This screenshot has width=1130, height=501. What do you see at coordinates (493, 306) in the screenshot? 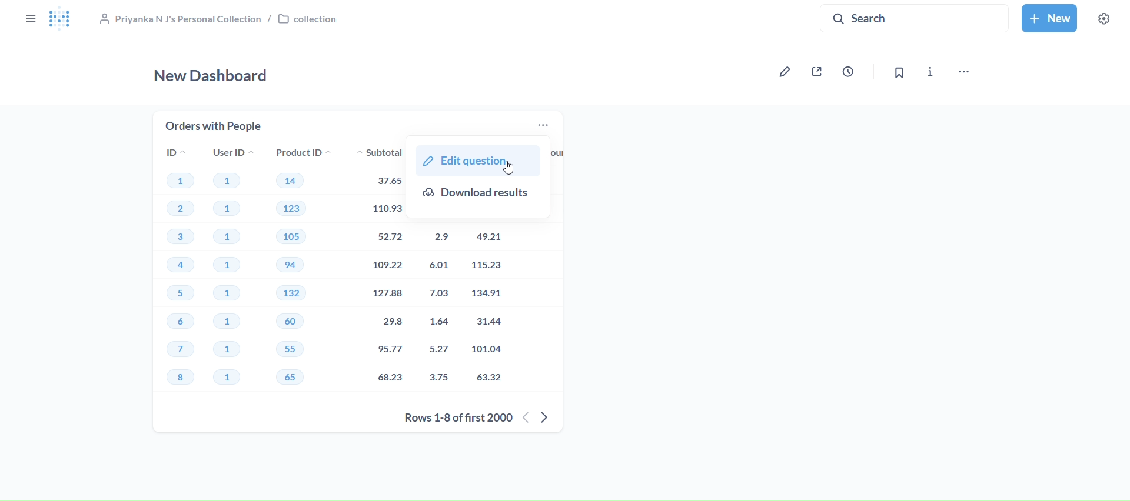
I see `total` at bounding box center [493, 306].